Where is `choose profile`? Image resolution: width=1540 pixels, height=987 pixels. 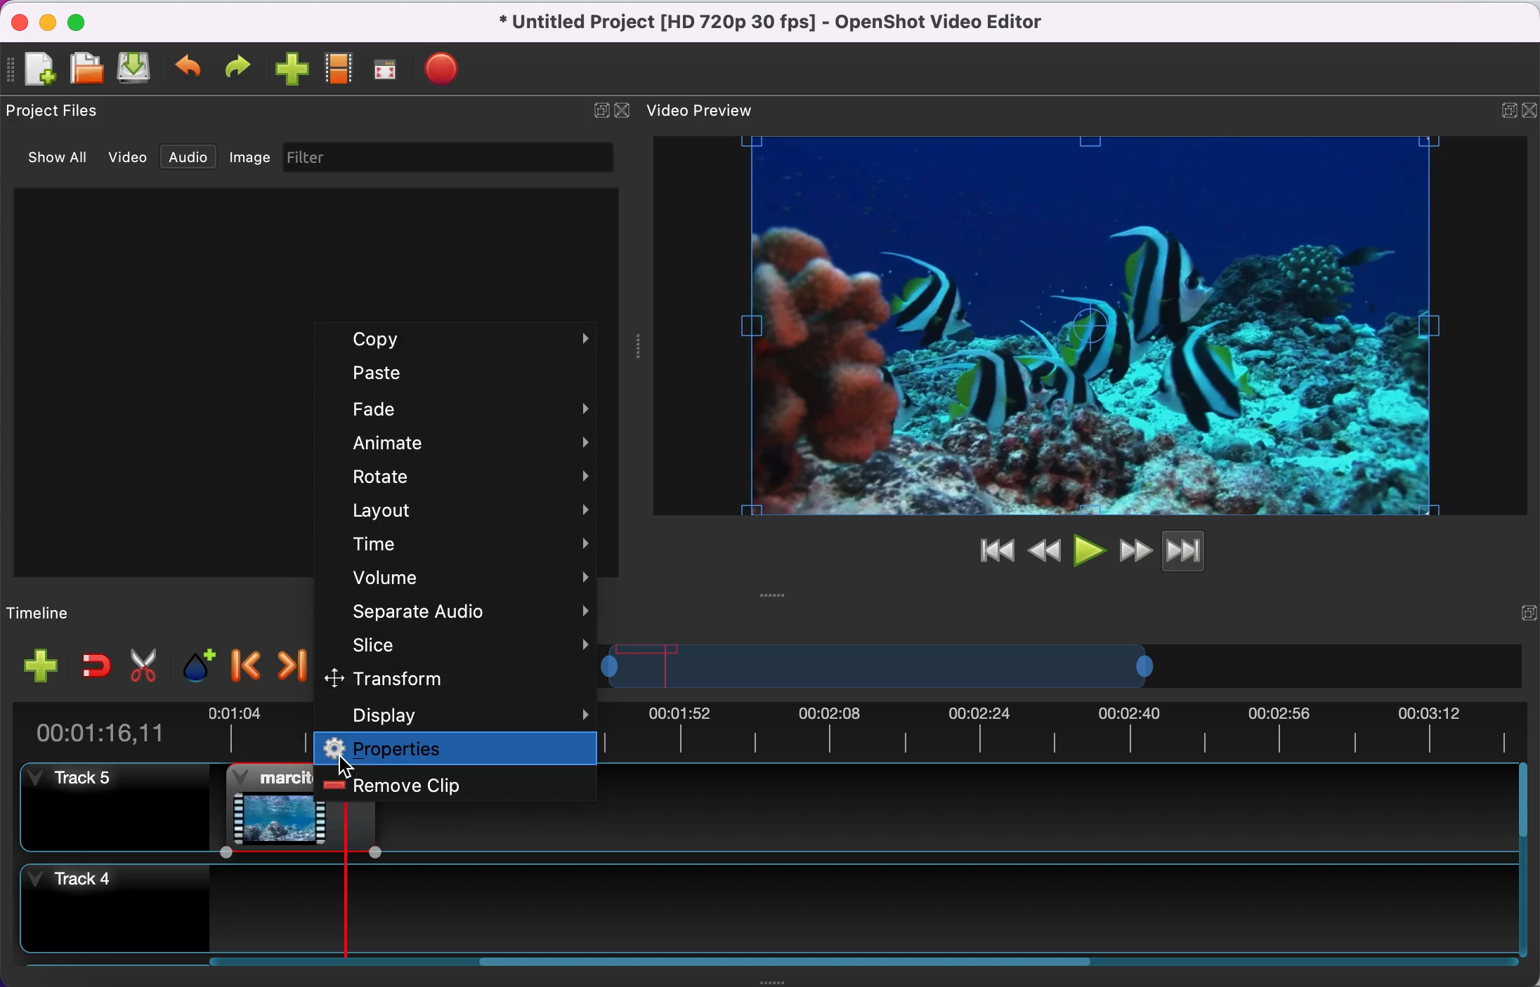 choose profile is located at coordinates (338, 69).